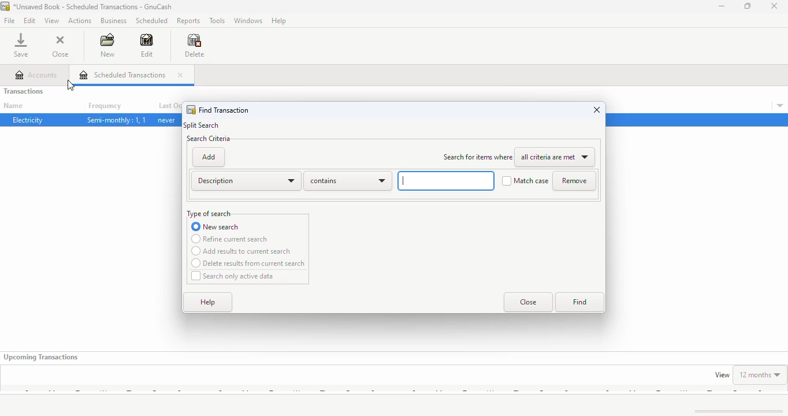 The height and width of the screenshot is (416, 788). Describe the element at coordinates (722, 6) in the screenshot. I see `minimize` at that location.